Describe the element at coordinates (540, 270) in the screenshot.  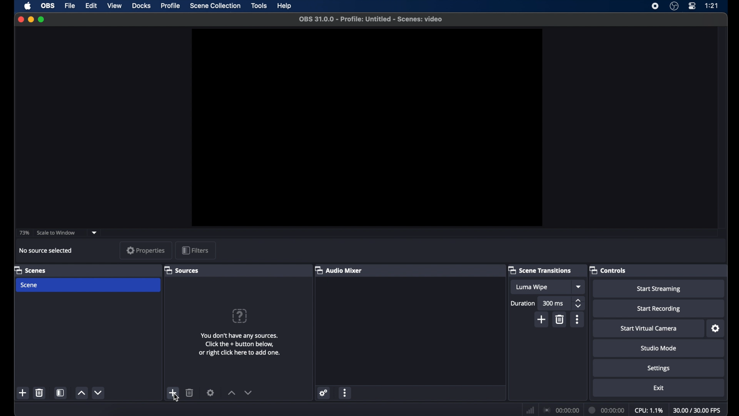
I see `scene transitions` at that location.